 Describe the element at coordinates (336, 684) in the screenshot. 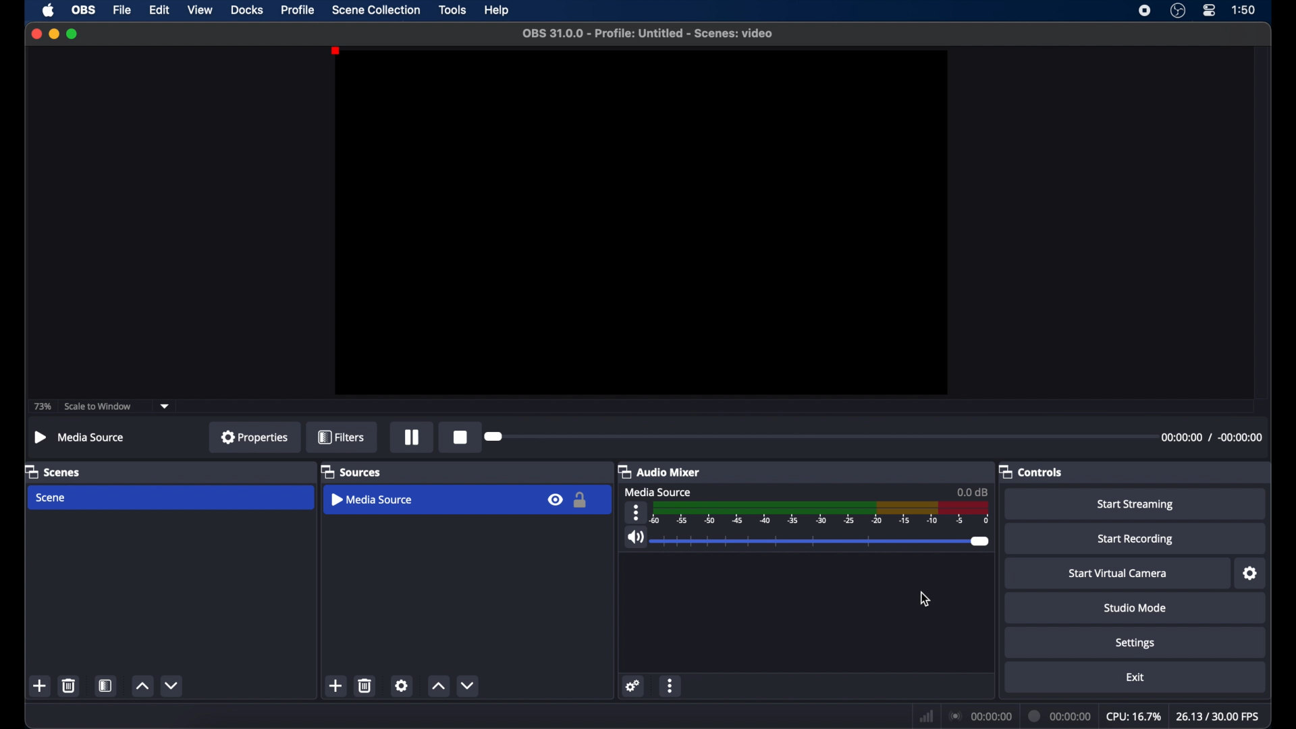

I see `add` at that location.